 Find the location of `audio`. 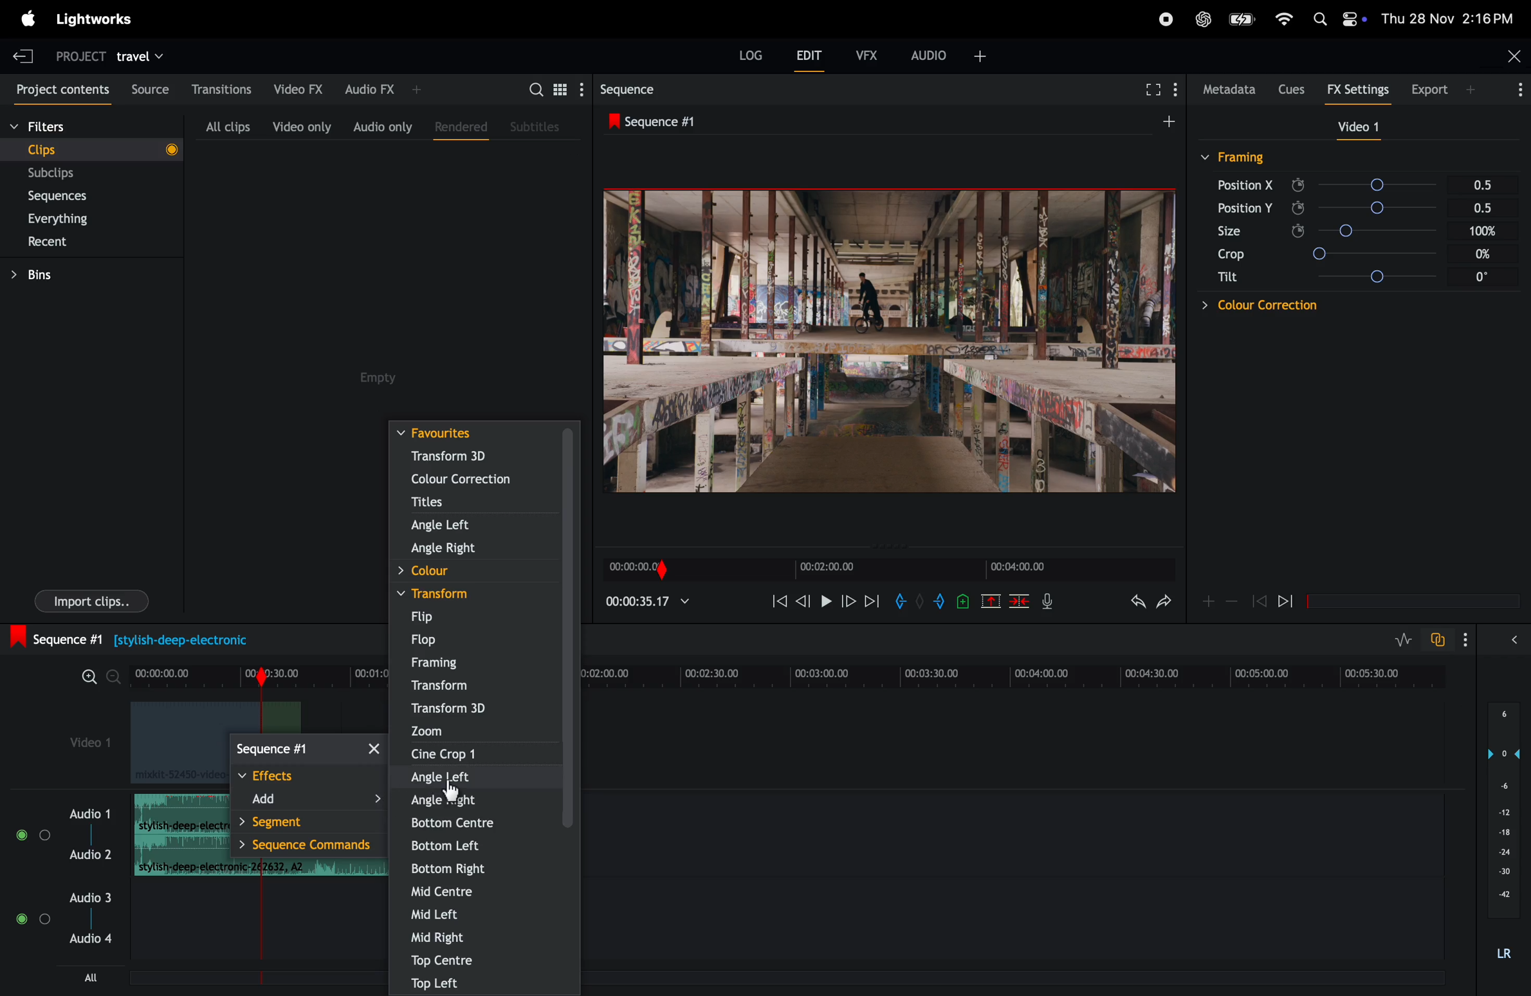

audio is located at coordinates (949, 54).